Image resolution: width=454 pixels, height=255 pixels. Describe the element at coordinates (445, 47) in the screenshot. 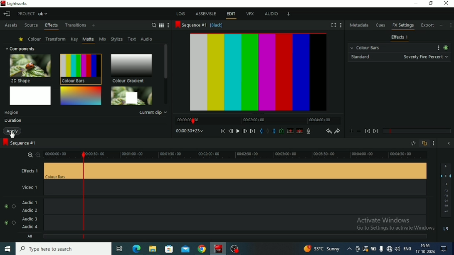

I see `Toggle bypass` at that location.